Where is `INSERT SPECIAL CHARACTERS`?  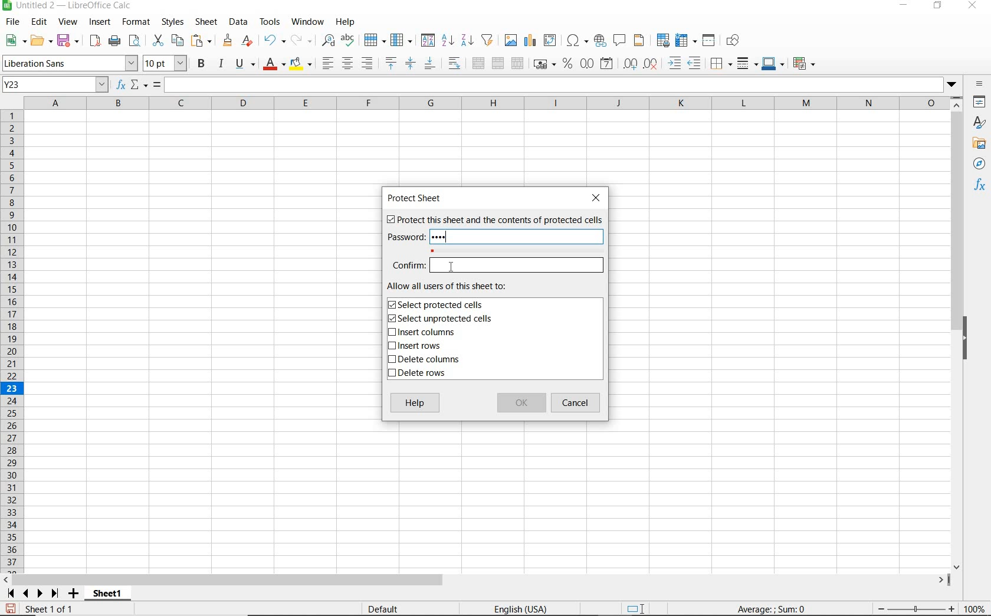 INSERT SPECIAL CHARACTERS is located at coordinates (578, 41).